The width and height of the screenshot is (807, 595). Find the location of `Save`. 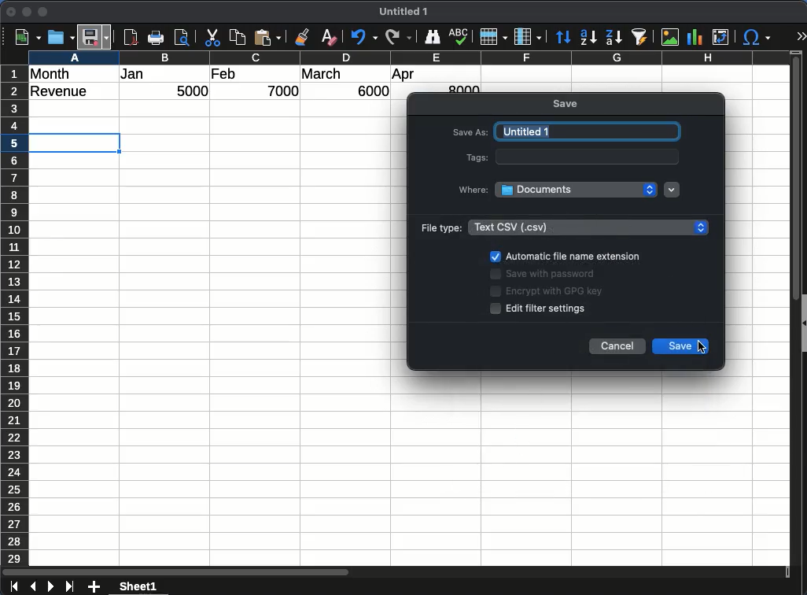

Save is located at coordinates (95, 36).